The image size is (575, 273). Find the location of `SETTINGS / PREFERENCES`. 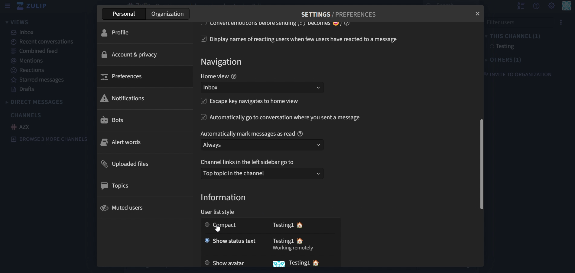

SETTINGS / PREFERENCES is located at coordinates (339, 13).